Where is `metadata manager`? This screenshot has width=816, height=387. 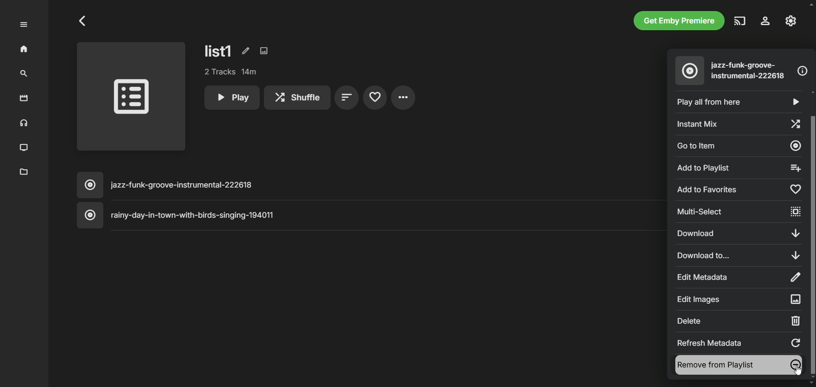 metadata manager is located at coordinates (24, 172).